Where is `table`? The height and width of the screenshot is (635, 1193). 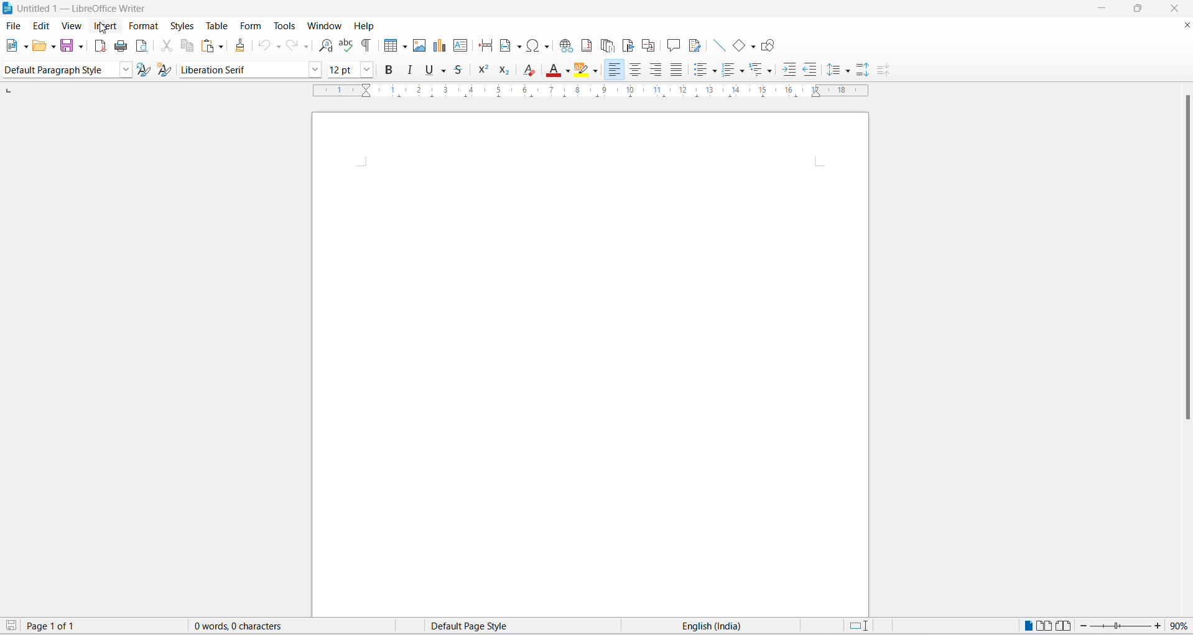
table is located at coordinates (215, 25).